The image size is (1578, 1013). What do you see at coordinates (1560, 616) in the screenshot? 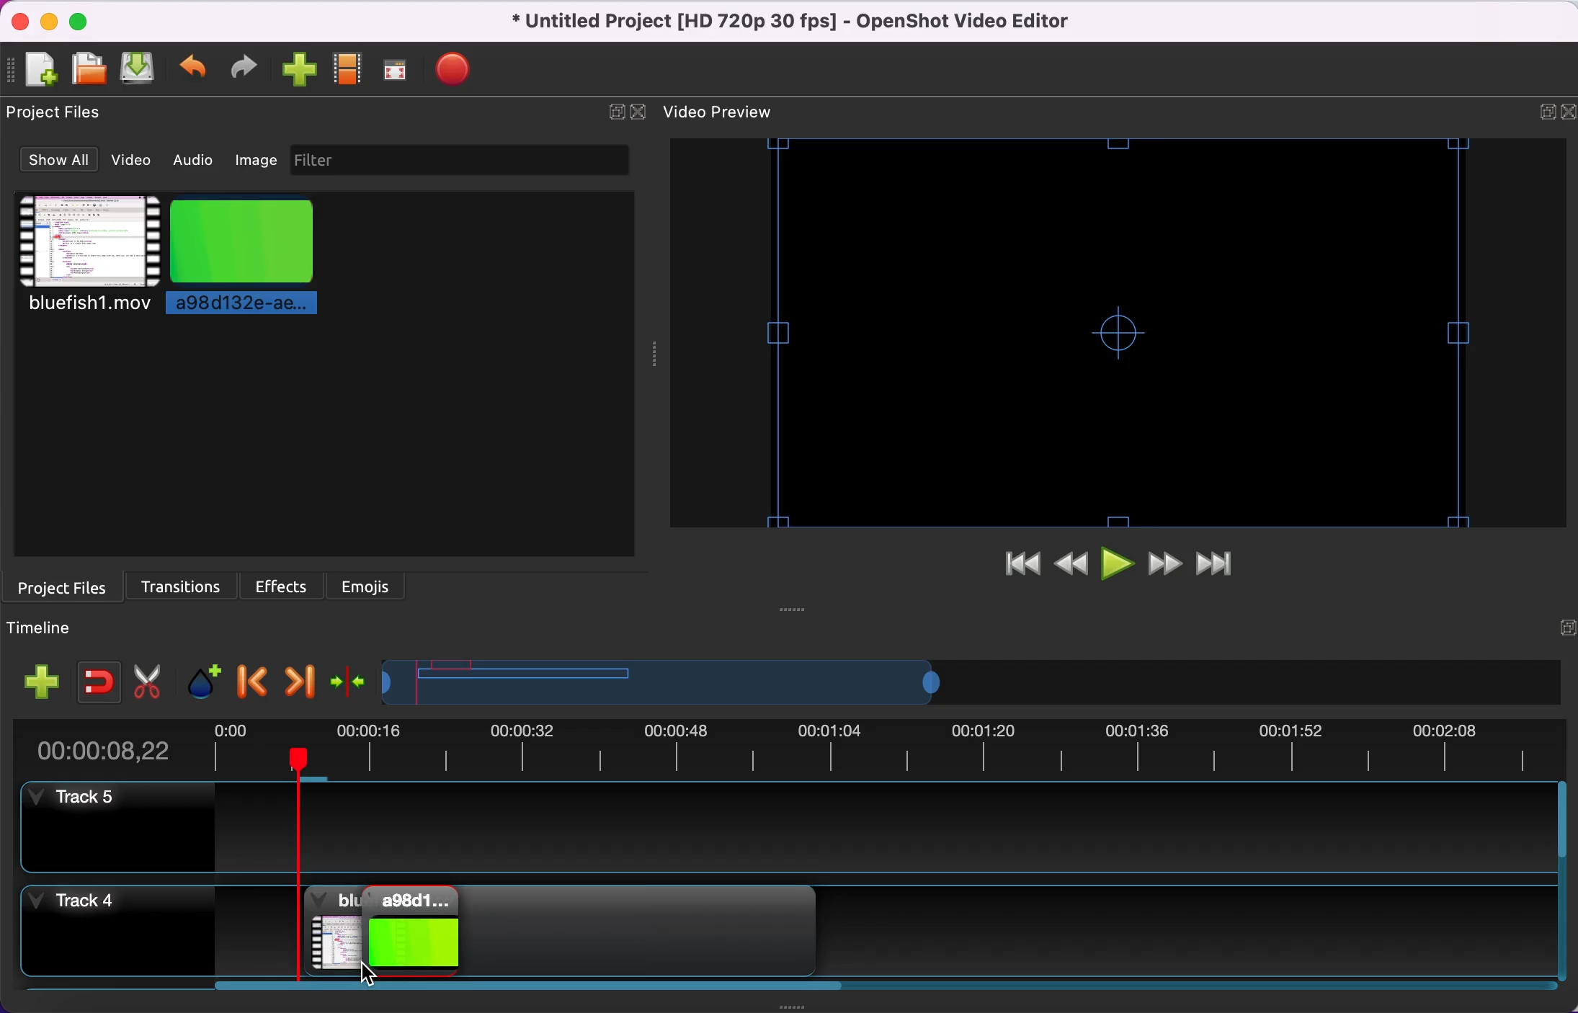
I see `expand/hide` at bounding box center [1560, 616].